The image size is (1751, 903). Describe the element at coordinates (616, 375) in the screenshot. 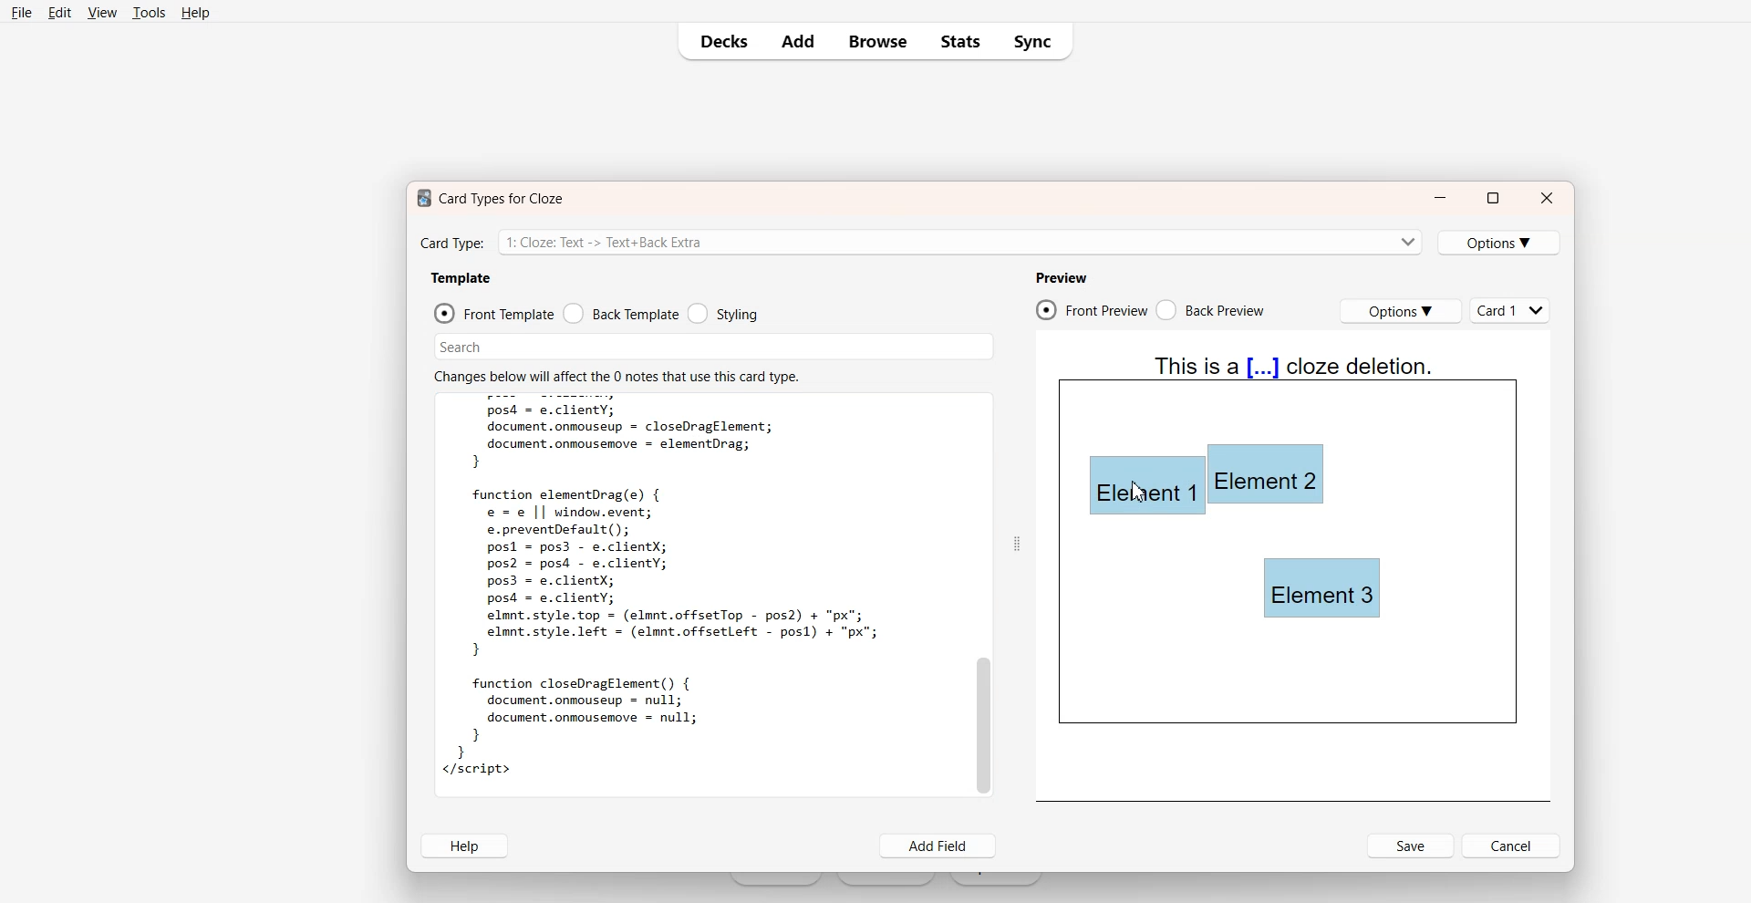

I see `Text 2` at that location.